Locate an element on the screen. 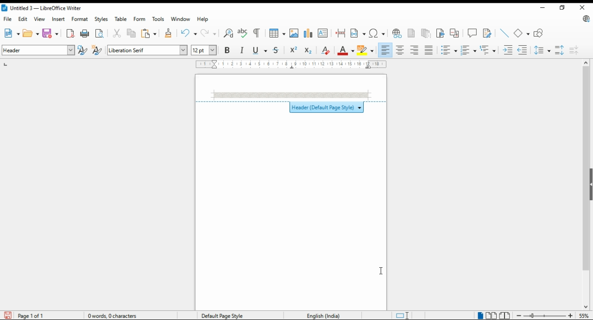 Image resolution: width=593 pixels, height=320 pixels. form is located at coordinates (139, 18).